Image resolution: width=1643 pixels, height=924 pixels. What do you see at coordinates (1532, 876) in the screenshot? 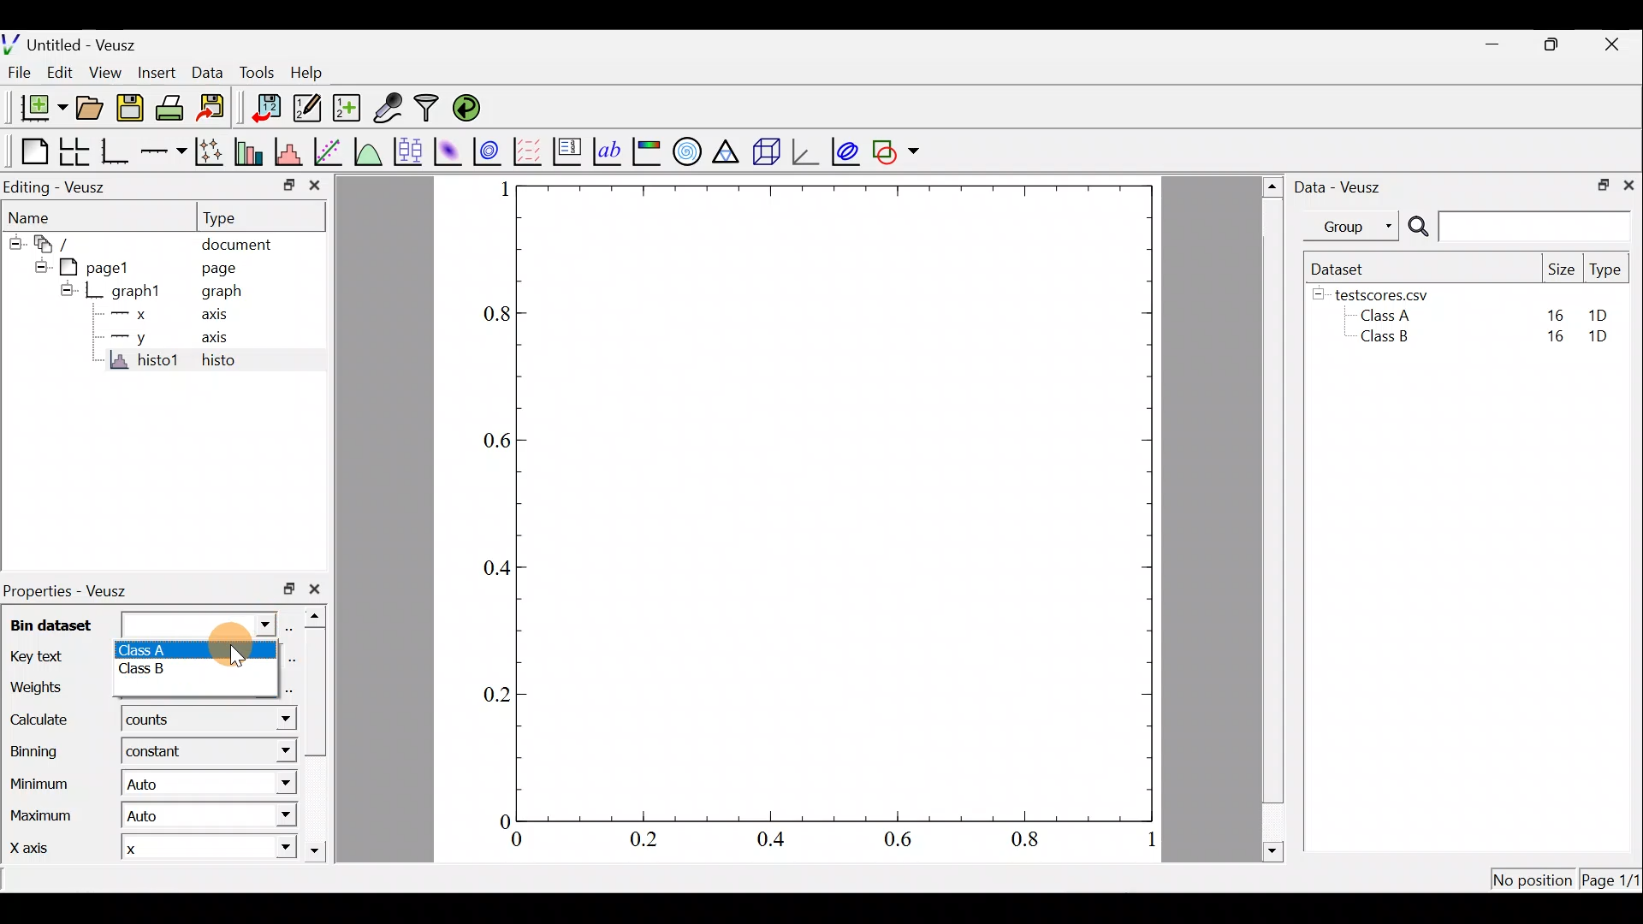
I see `No position` at bounding box center [1532, 876].